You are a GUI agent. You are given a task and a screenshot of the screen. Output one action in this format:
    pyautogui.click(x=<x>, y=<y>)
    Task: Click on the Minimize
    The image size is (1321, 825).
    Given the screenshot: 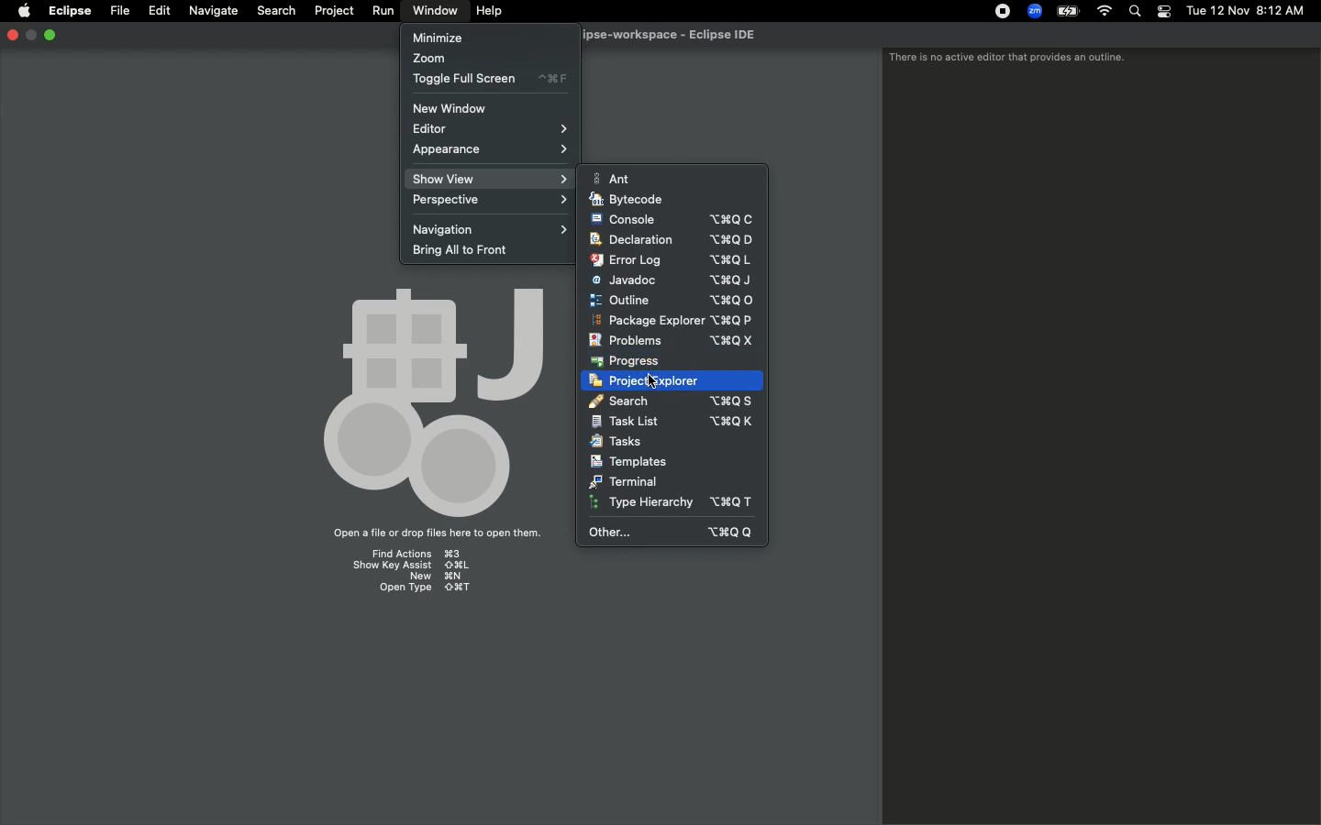 What is the action you would take?
    pyautogui.click(x=31, y=36)
    